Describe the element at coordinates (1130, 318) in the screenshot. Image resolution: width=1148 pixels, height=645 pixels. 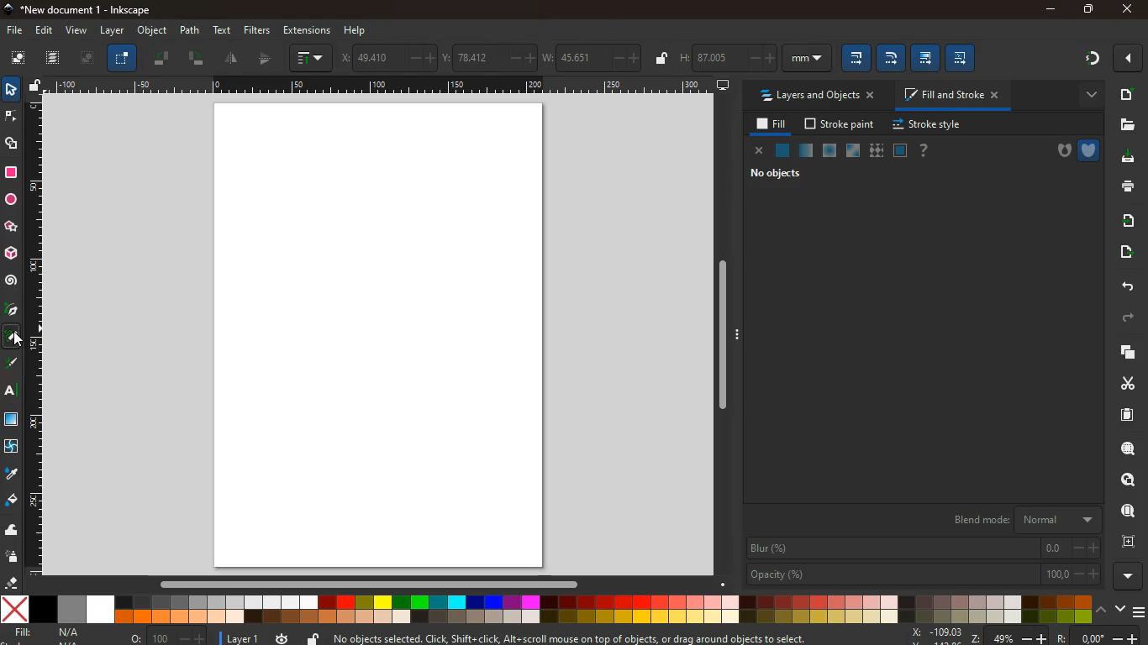
I see `forward` at that location.